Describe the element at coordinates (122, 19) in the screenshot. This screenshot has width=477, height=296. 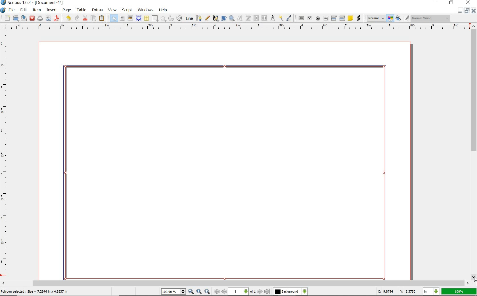
I see `text frame` at that location.